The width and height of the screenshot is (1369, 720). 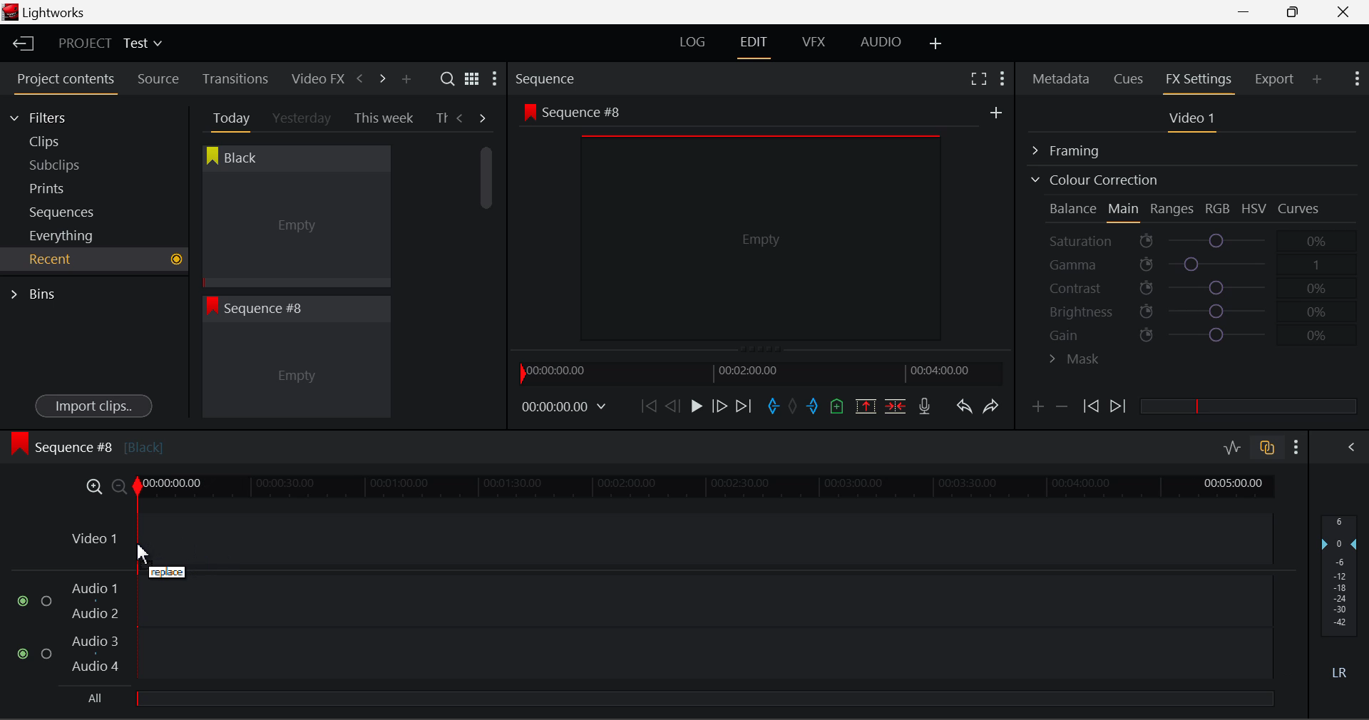 I want to click on Next Panel, so click(x=380, y=78).